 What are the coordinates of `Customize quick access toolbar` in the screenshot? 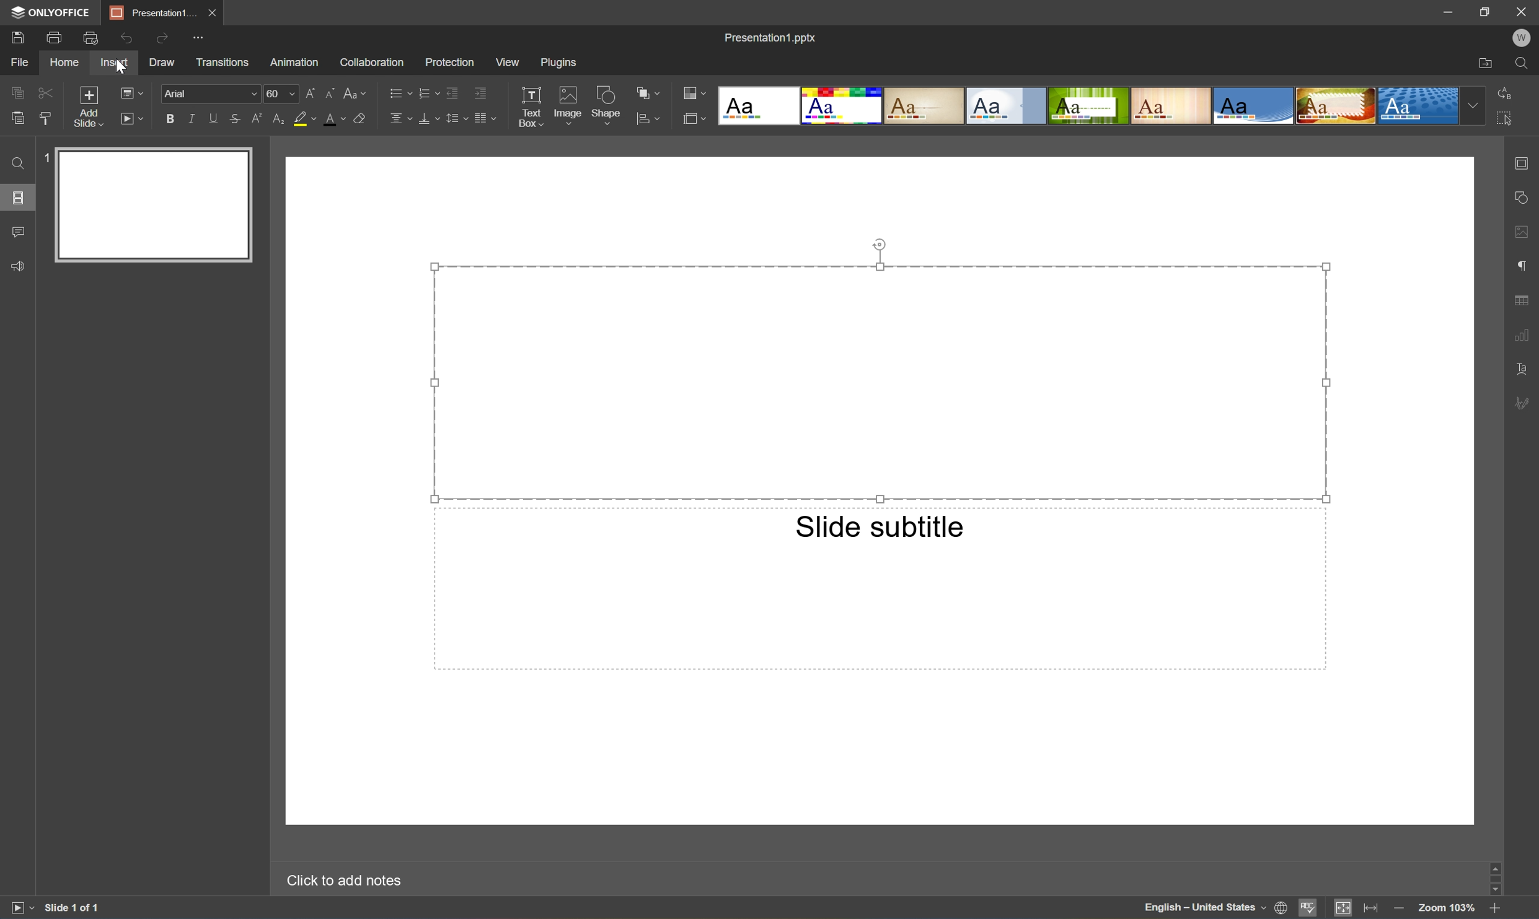 It's located at (198, 40).